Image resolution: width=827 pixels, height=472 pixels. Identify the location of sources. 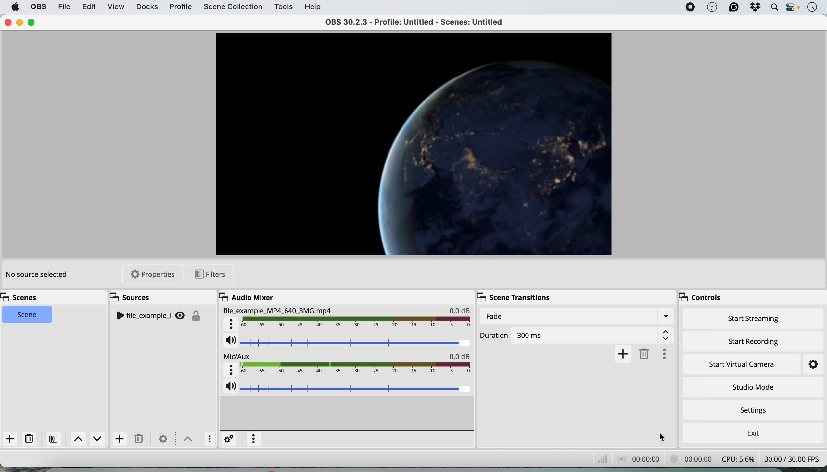
(134, 298).